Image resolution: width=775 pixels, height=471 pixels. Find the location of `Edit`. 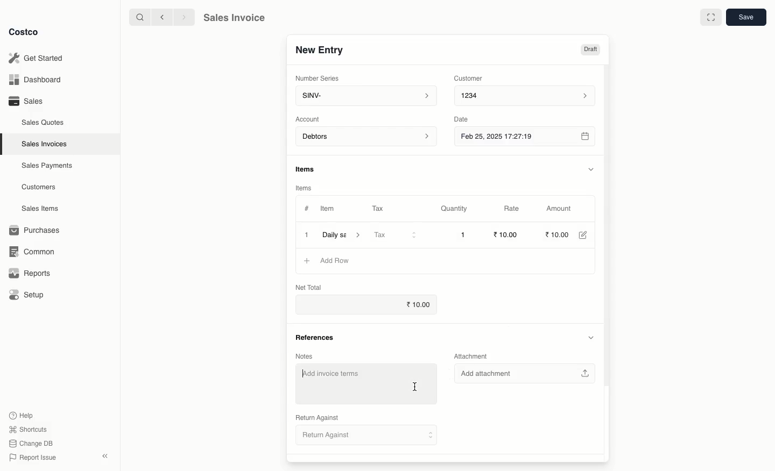

Edit is located at coordinates (587, 235).